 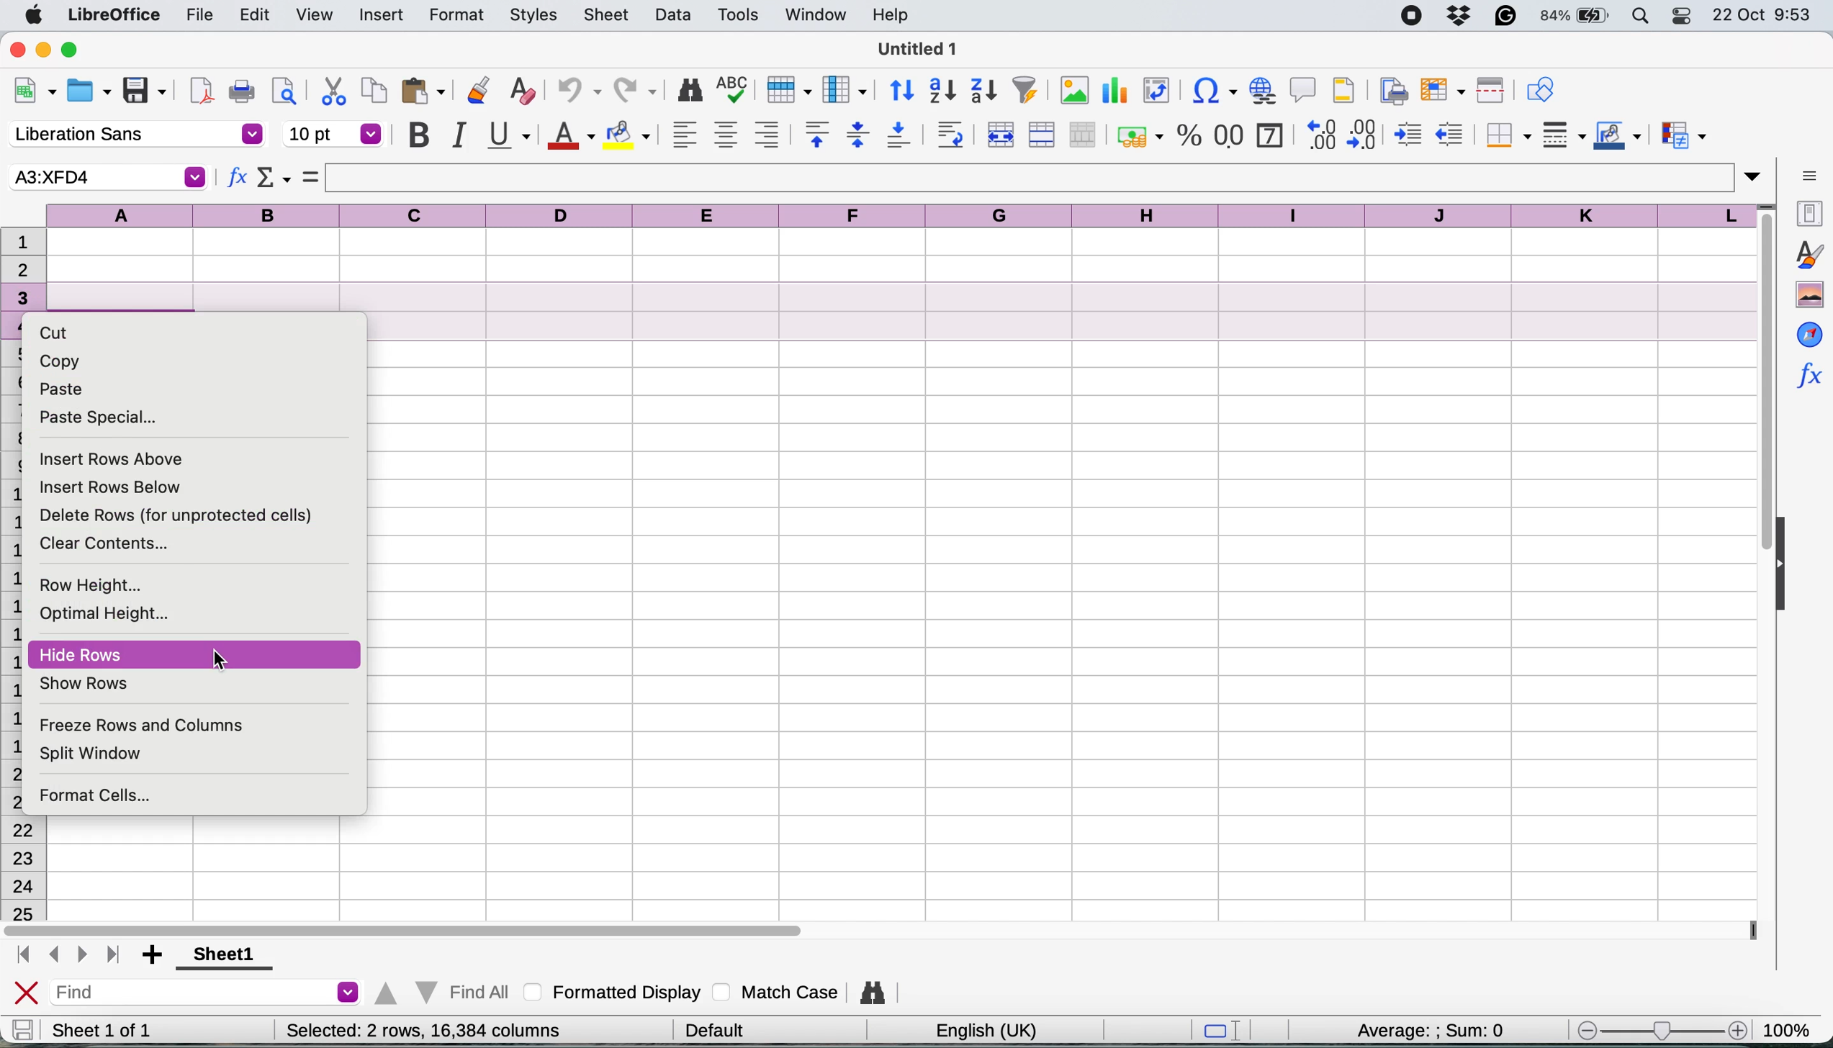 What do you see at coordinates (199, 17) in the screenshot?
I see `file` at bounding box center [199, 17].